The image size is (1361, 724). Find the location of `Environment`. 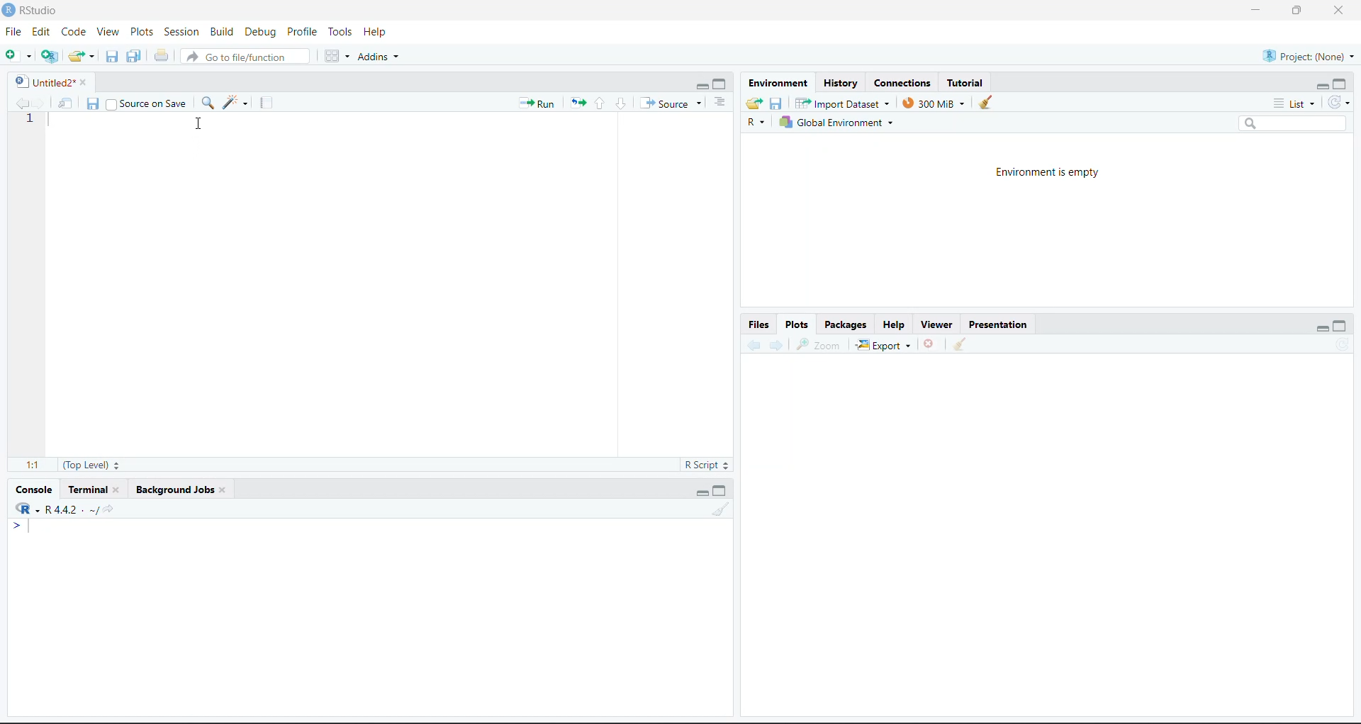

Environment is located at coordinates (776, 84).